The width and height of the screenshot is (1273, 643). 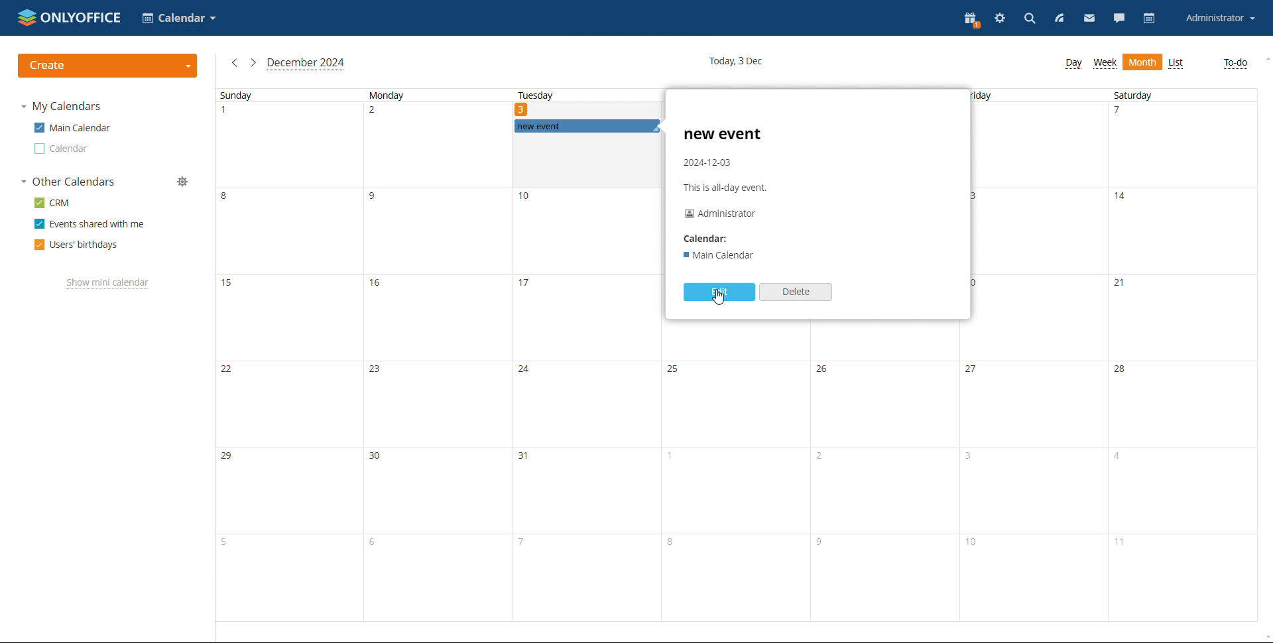 I want to click on main calender, so click(x=721, y=257).